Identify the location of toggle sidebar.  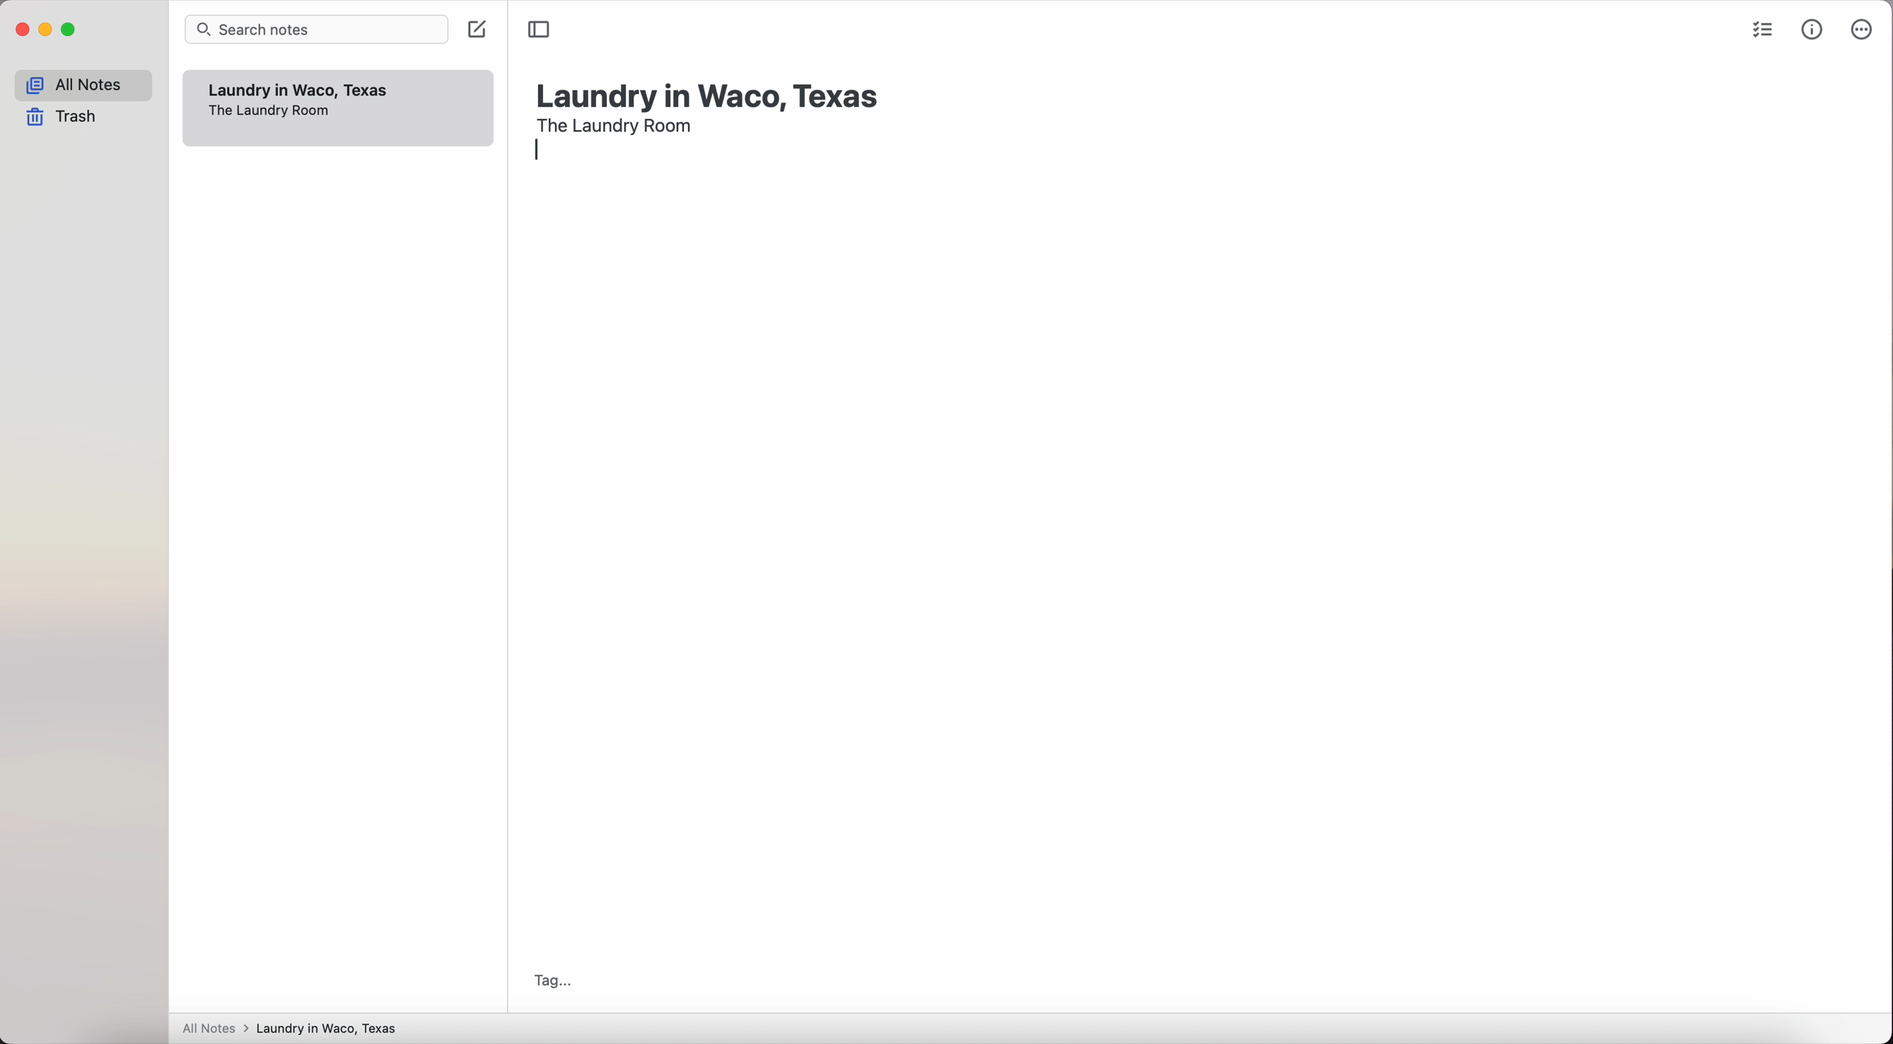
(539, 29).